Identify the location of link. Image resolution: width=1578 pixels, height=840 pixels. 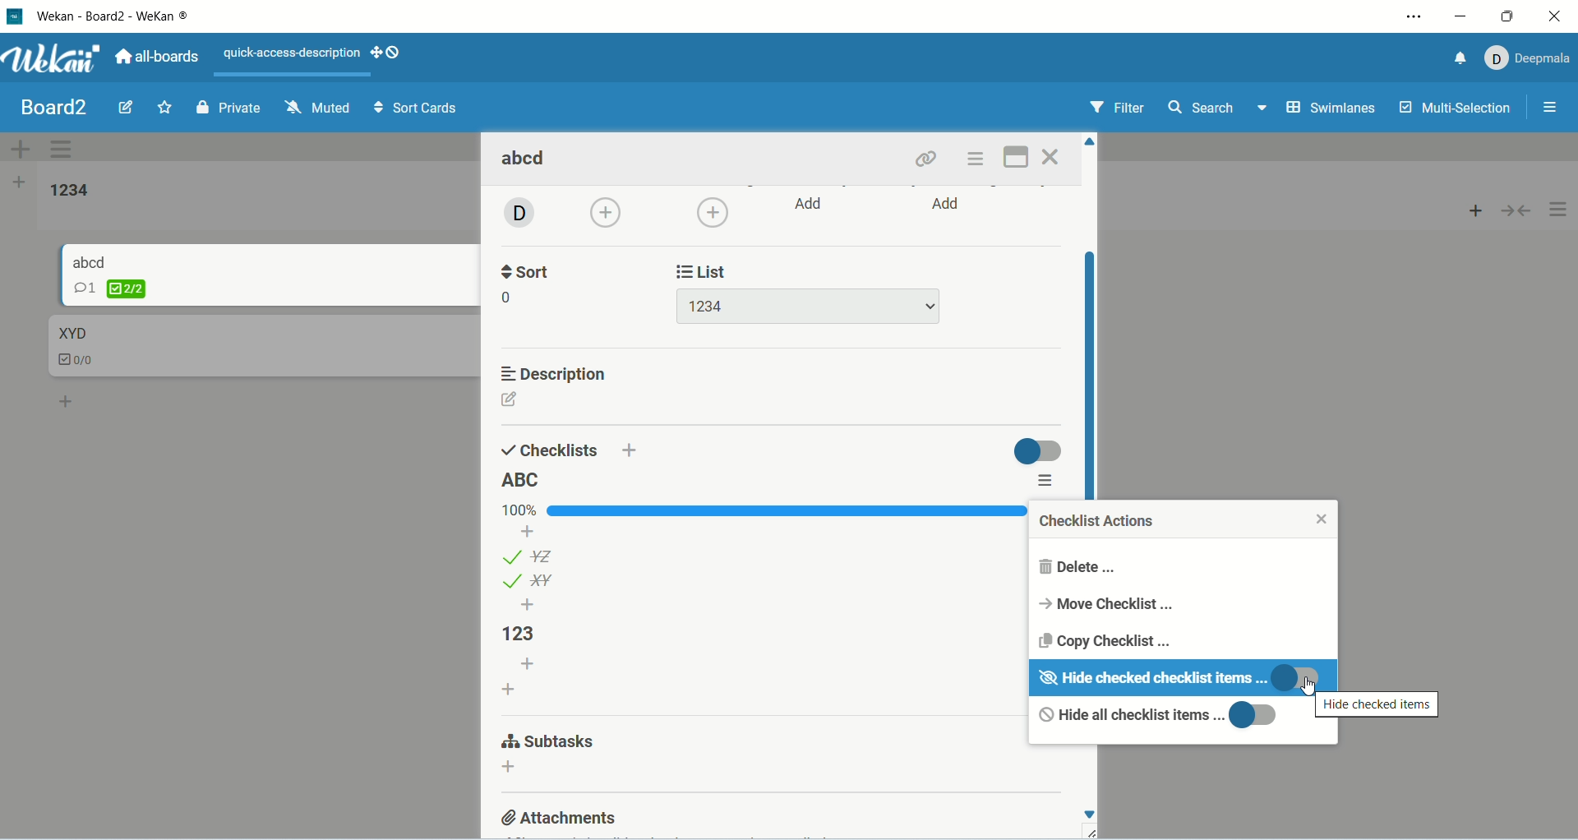
(929, 159).